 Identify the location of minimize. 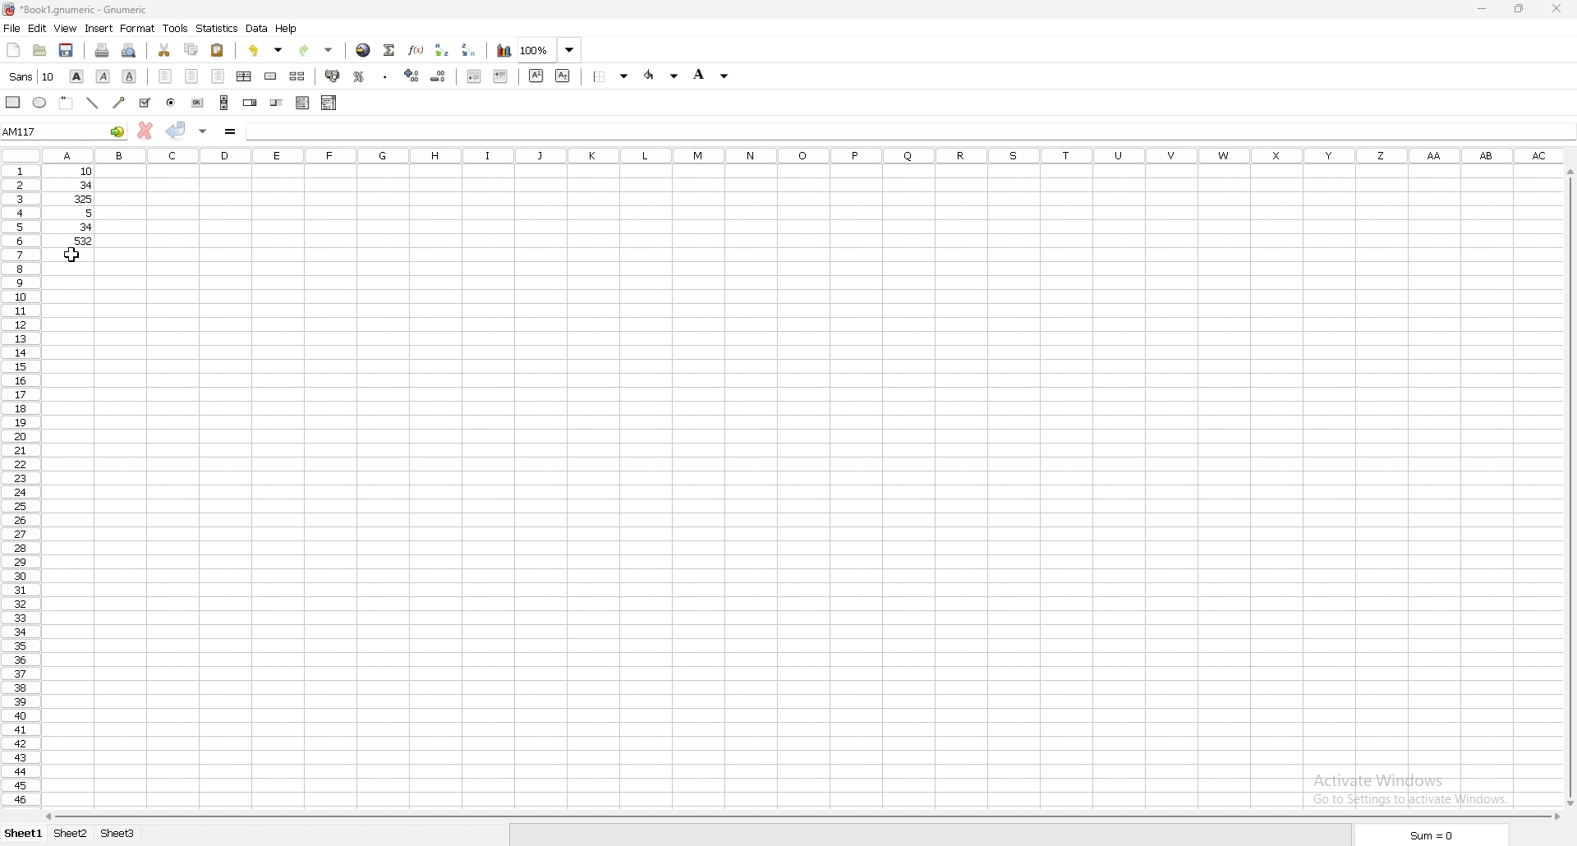
(1480, 10).